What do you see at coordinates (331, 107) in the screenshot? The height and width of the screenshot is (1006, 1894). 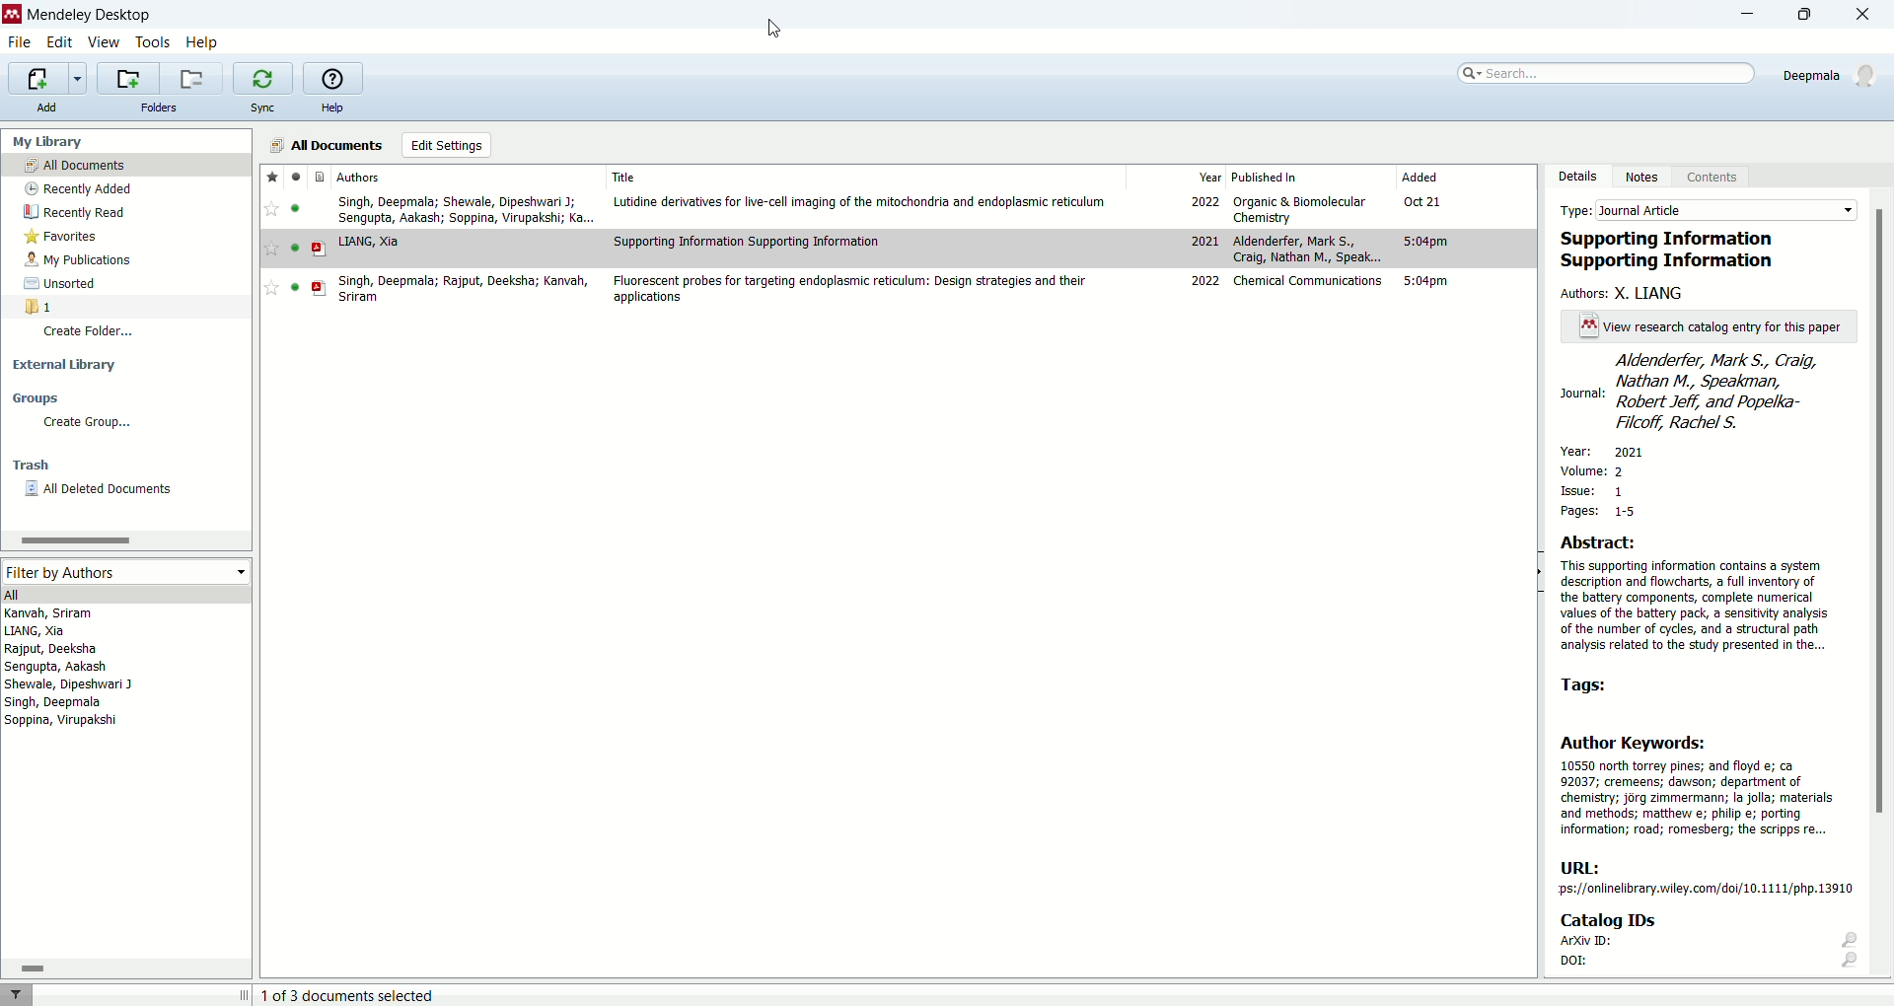 I see `help` at bounding box center [331, 107].